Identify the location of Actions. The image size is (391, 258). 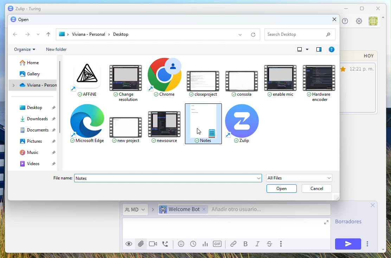
(31, 35).